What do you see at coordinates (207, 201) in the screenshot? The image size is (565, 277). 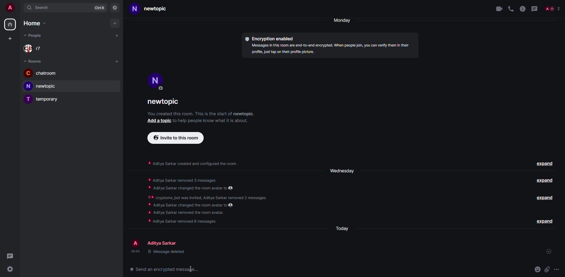 I see `info` at bounding box center [207, 201].